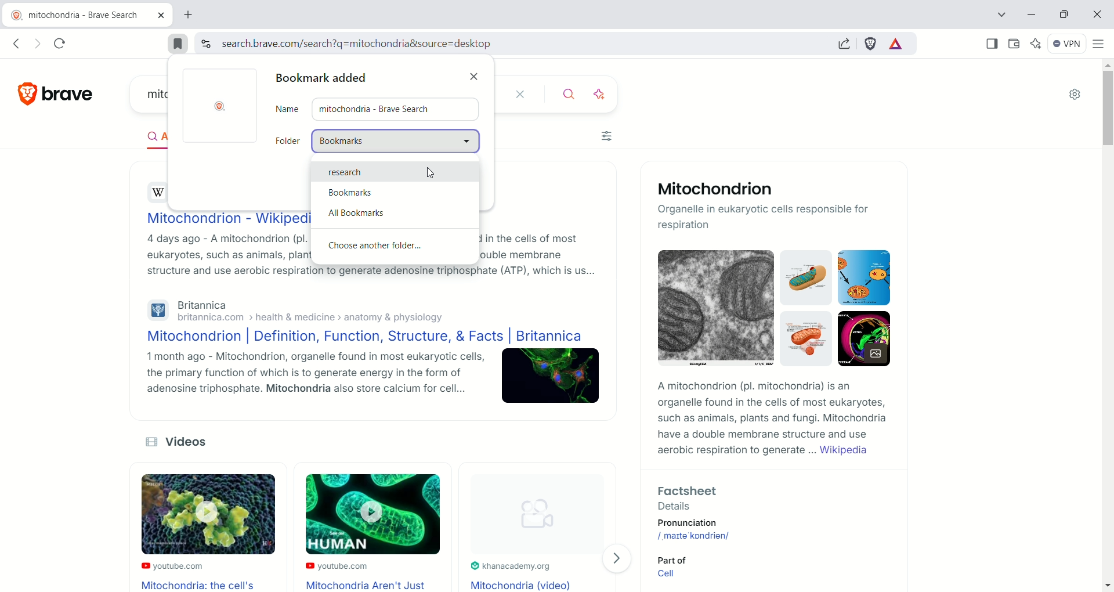 Image resolution: width=1114 pixels, height=592 pixels. Describe the element at coordinates (222, 107) in the screenshot. I see `Brave logo` at that location.